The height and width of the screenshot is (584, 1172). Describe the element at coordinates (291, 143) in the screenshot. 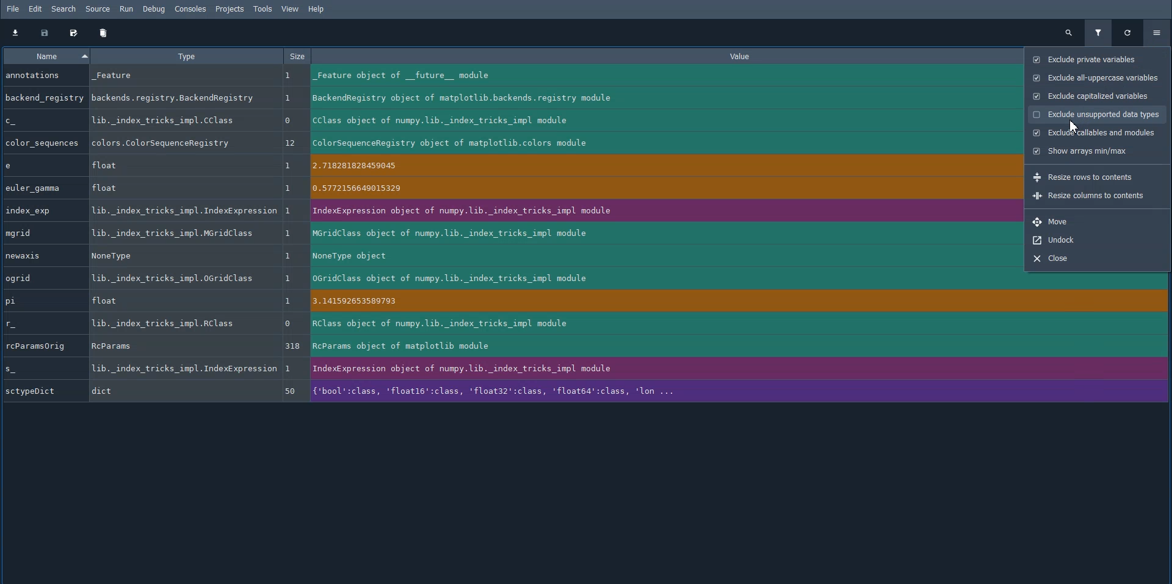

I see `12` at that location.